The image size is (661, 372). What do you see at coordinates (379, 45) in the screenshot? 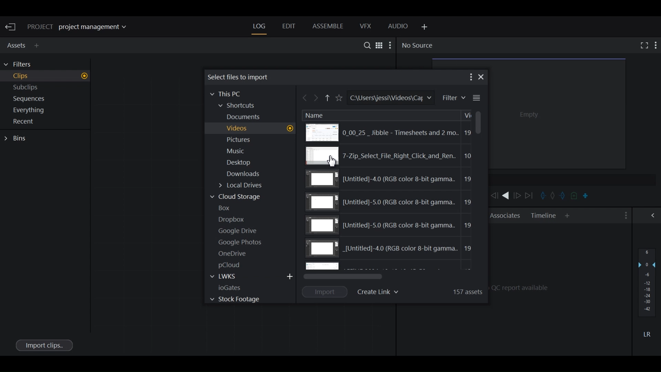
I see `Toggle between list and Tile View` at bounding box center [379, 45].